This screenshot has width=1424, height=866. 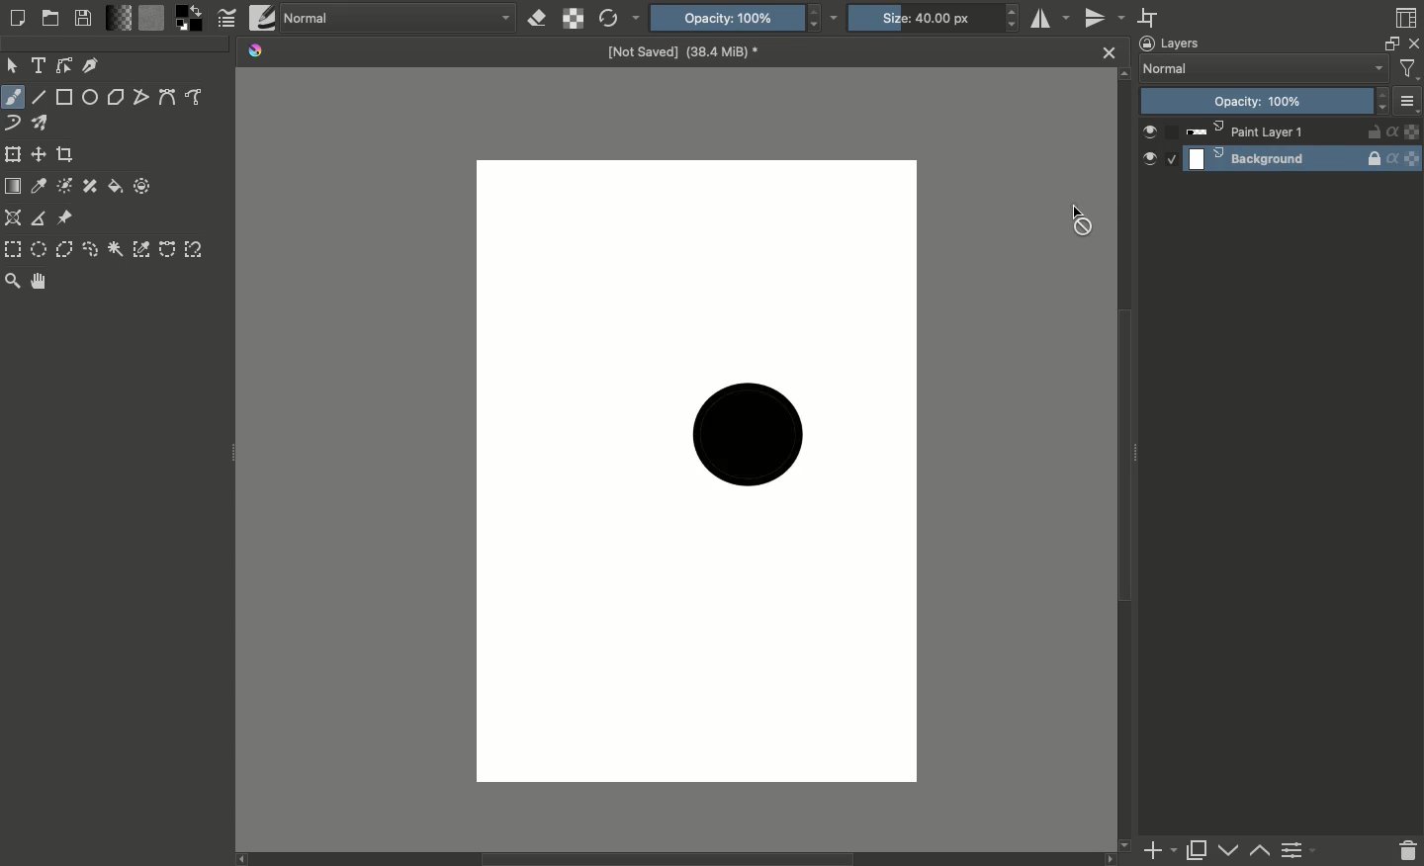 What do you see at coordinates (195, 247) in the screenshot?
I see `Magnetic curve selection tool` at bounding box center [195, 247].